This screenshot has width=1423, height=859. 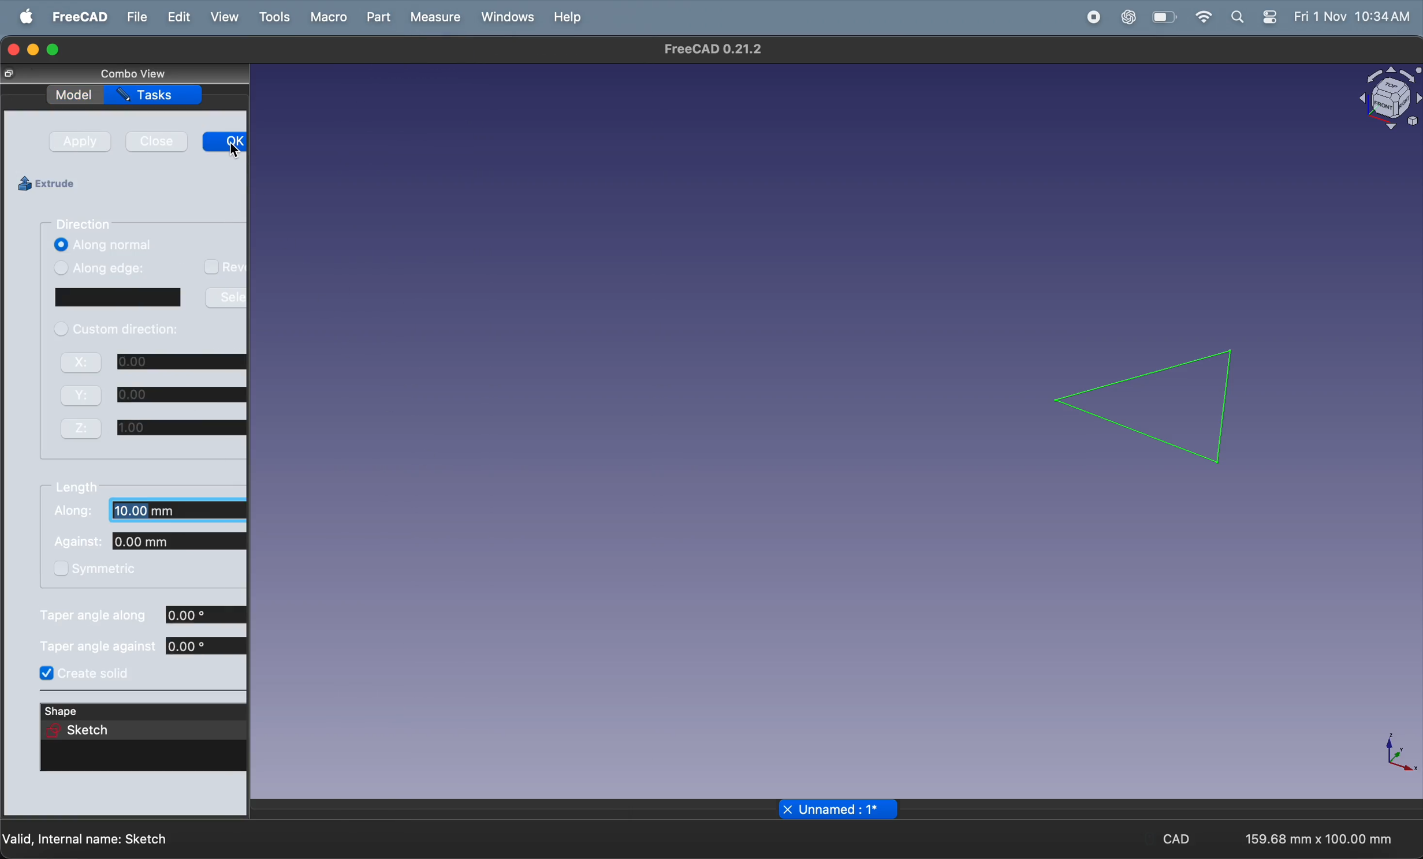 I want to click on x cordinate, so click(x=184, y=363).